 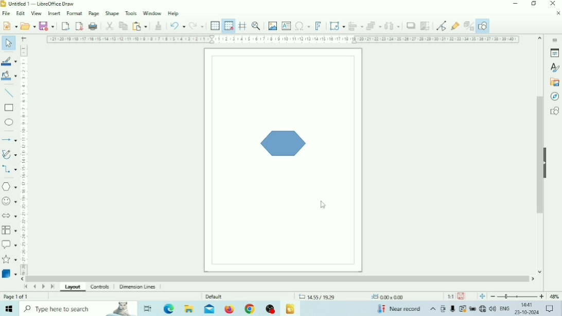 I want to click on Default, so click(x=214, y=296).